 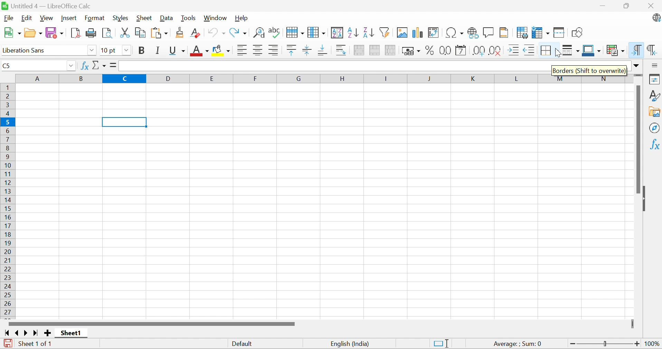 I want to click on Redo, so click(x=238, y=34).